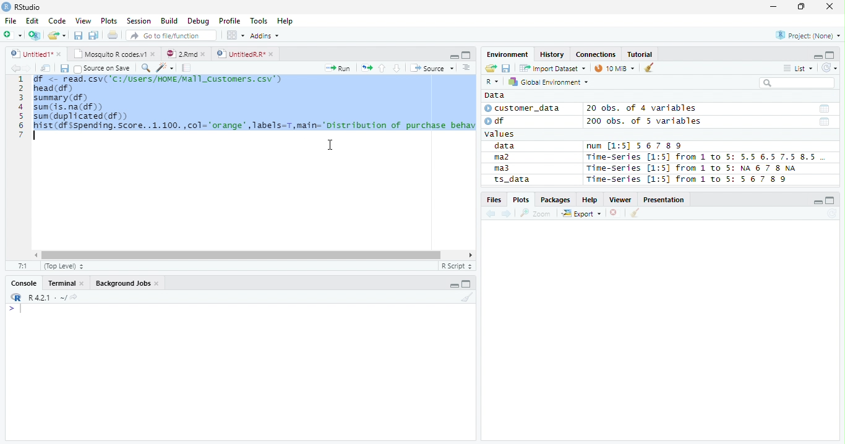 This screenshot has width=845, height=444. What do you see at coordinates (832, 214) in the screenshot?
I see `Refresh` at bounding box center [832, 214].